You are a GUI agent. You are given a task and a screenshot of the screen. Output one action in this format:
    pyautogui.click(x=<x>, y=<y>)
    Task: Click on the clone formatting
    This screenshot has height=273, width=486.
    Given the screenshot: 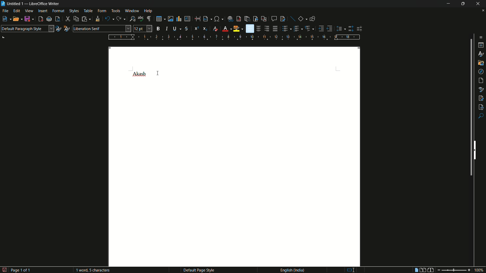 What is the action you would take?
    pyautogui.click(x=97, y=19)
    